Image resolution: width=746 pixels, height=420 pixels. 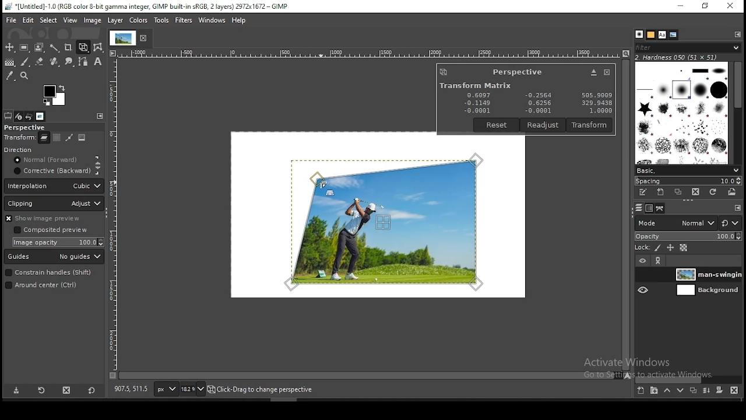 What do you see at coordinates (69, 20) in the screenshot?
I see `view` at bounding box center [69, 20].